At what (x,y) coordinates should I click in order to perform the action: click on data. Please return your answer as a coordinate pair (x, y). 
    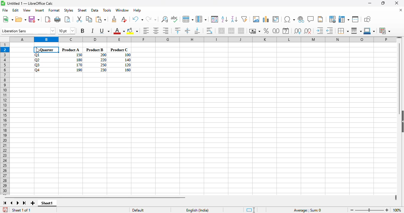
    Looking at the image, I should click on (95, 10).